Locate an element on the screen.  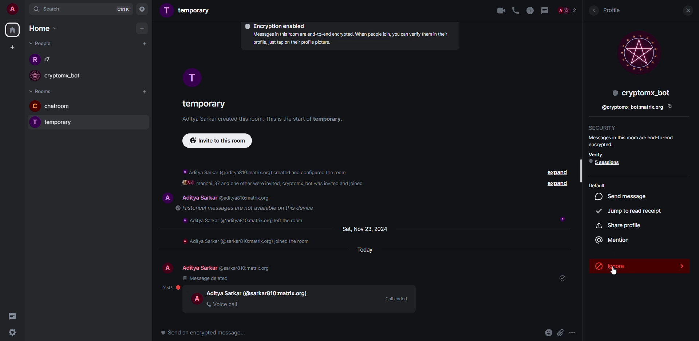
expand is located at coordinates (683, 266).